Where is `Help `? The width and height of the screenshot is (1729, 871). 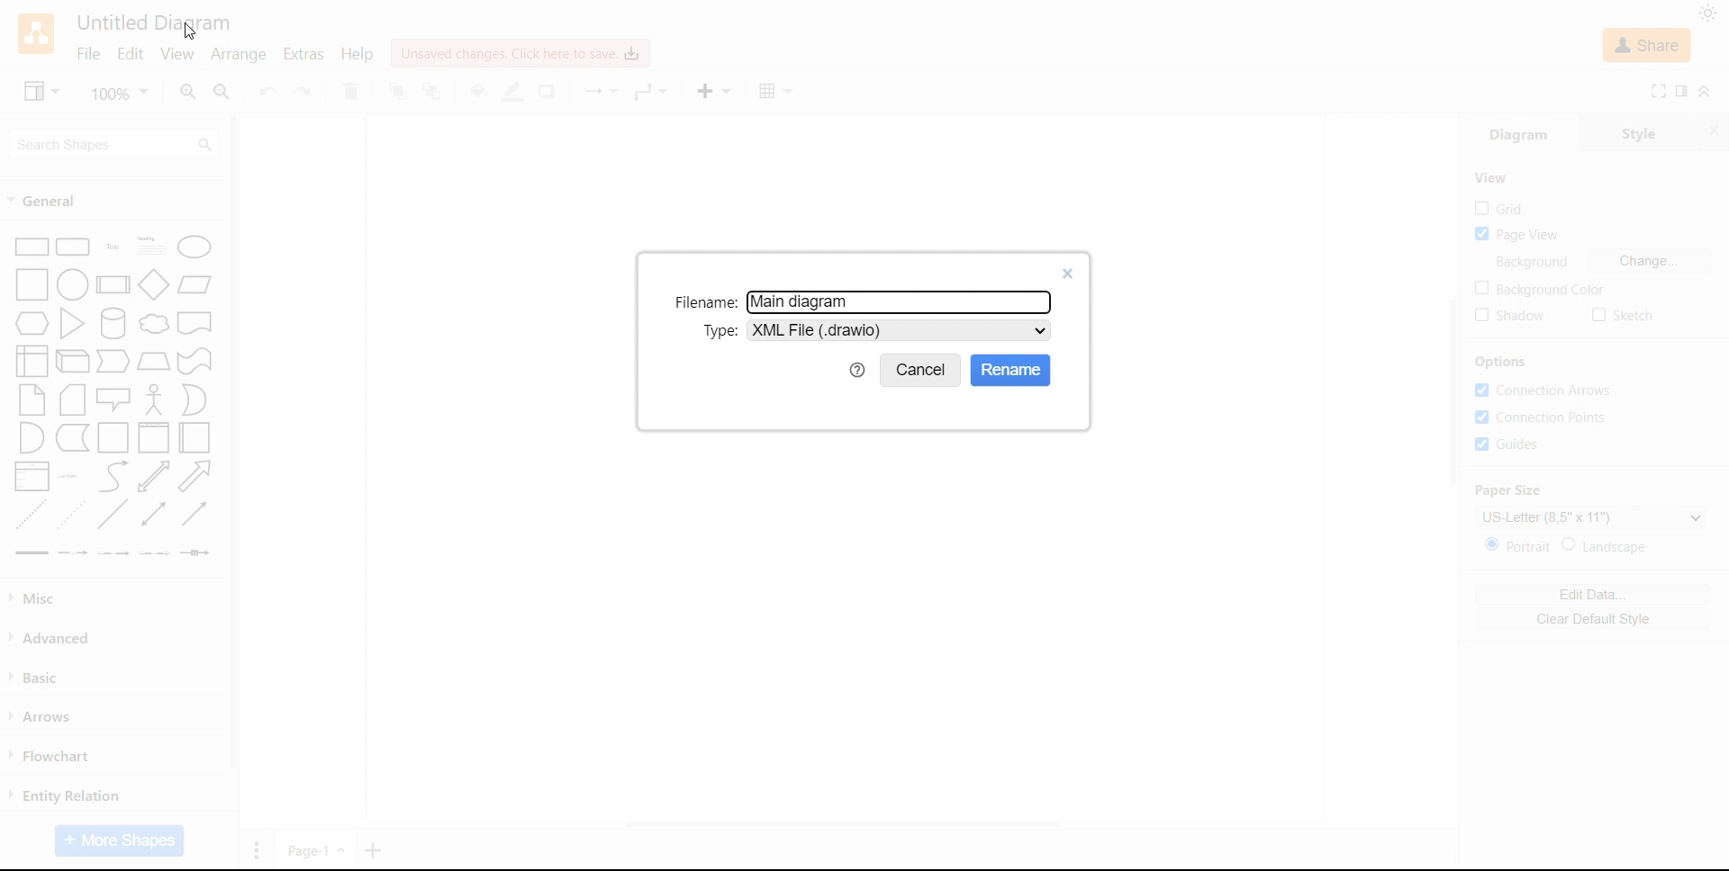
Help  is located at coordinates (358, 53).